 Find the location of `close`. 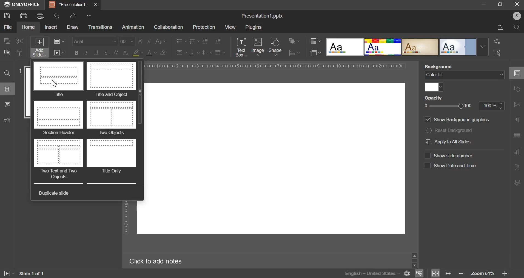

close is located at coordinates (96, 4).